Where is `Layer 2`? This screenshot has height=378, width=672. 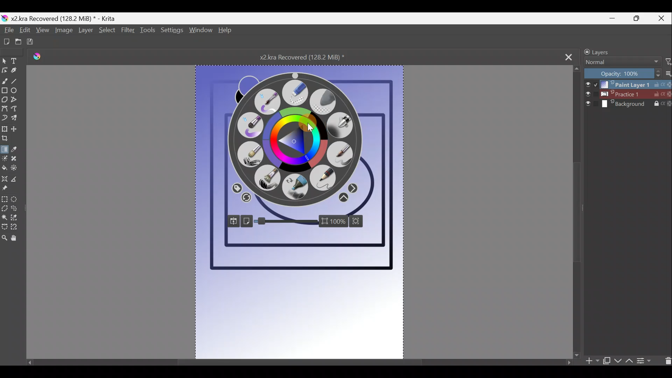 Layer 2 is located at coordinates (628, 94).